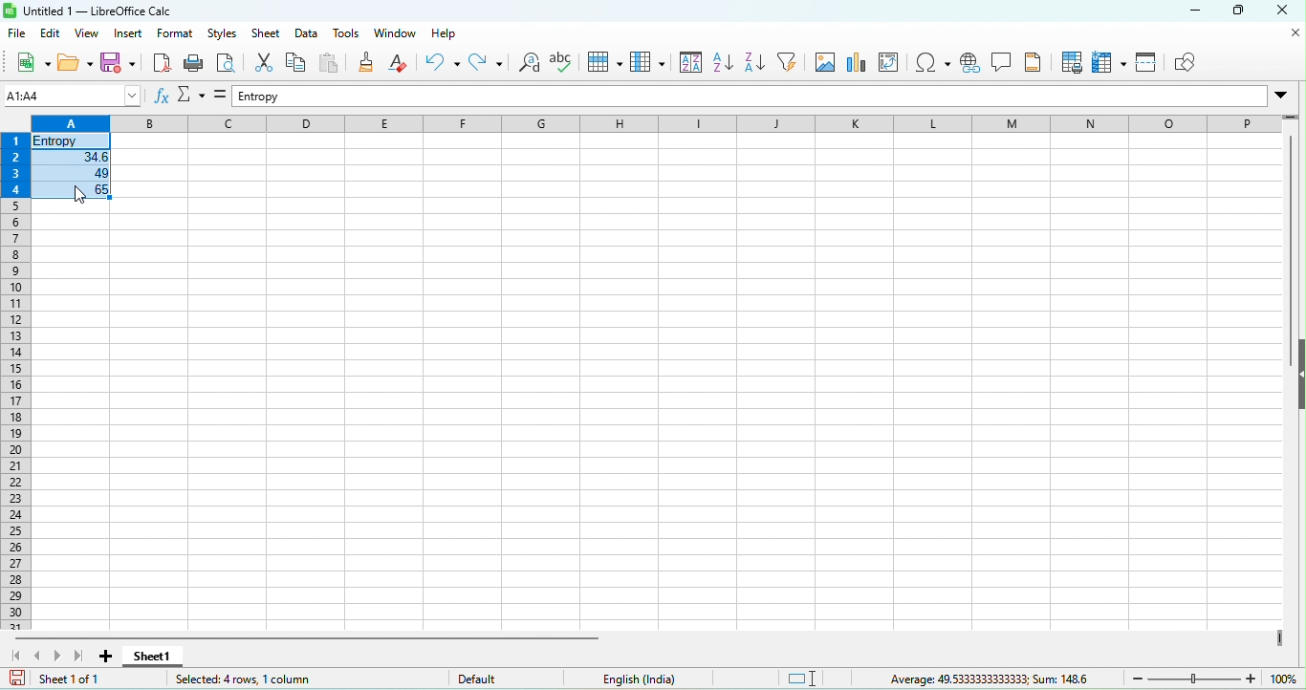  Describe the element at coordinates (120, 64) in the screenshot. I see `save` at that location.